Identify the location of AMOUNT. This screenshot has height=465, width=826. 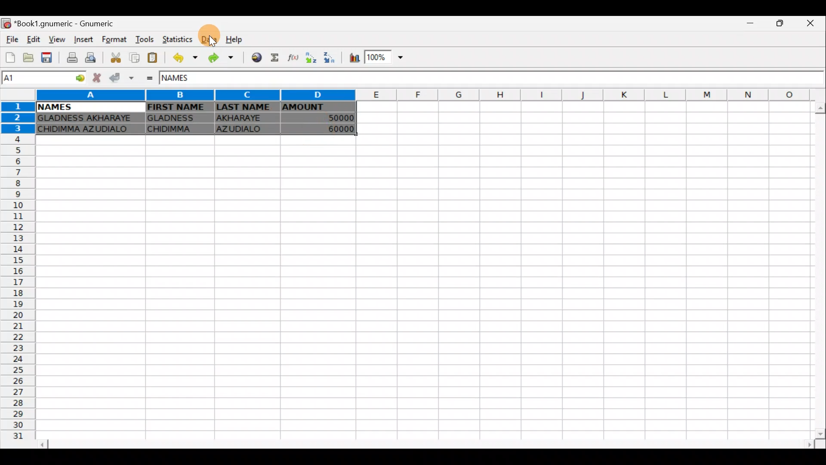
(317, 108).